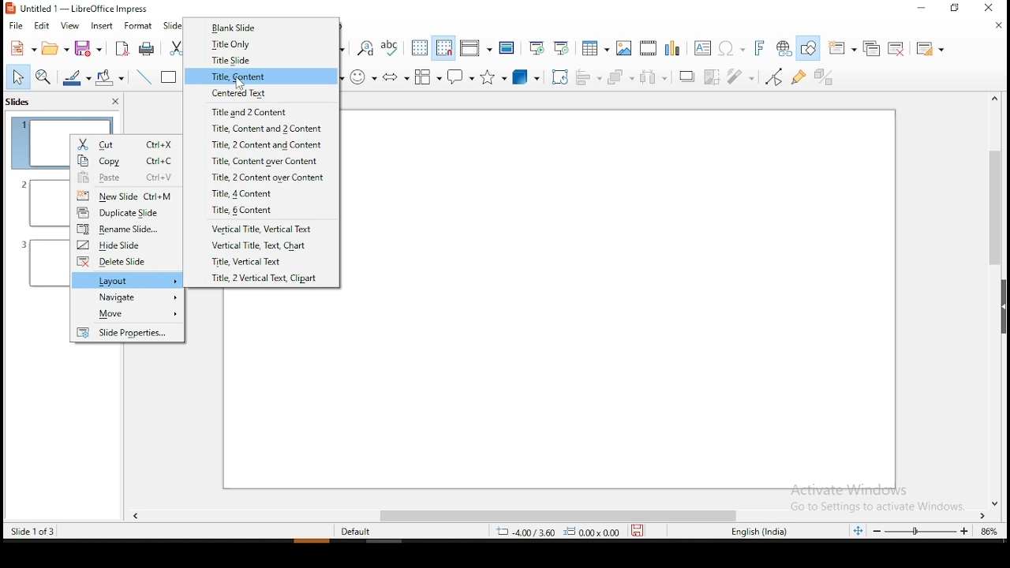  I want to click on copy, so click(128, 160).